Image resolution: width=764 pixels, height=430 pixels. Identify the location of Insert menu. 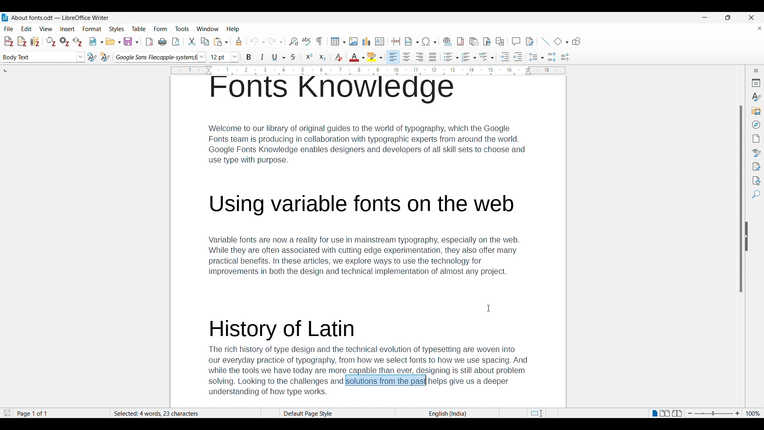
(68, 29).